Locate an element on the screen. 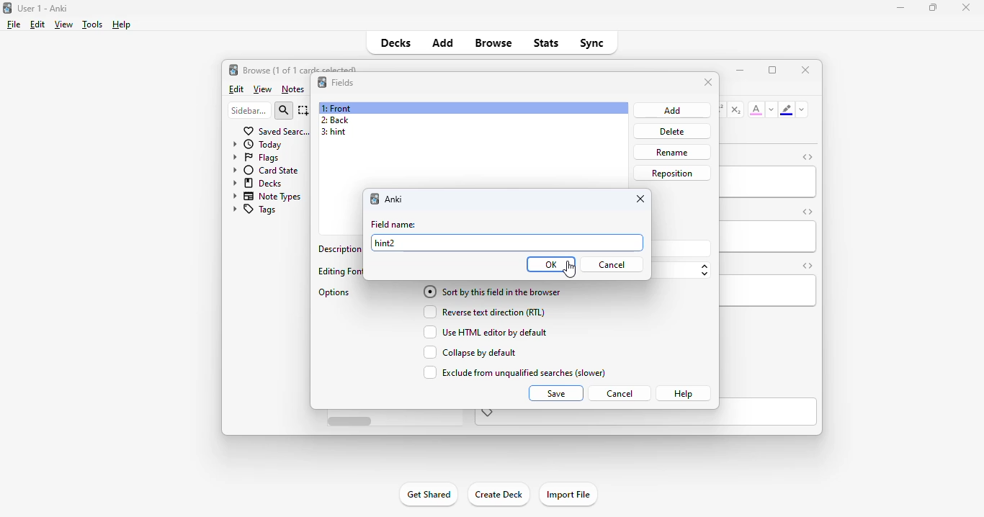 The width and height of the screenshot is (984, 517). flags is located at coordinates (254, 157).